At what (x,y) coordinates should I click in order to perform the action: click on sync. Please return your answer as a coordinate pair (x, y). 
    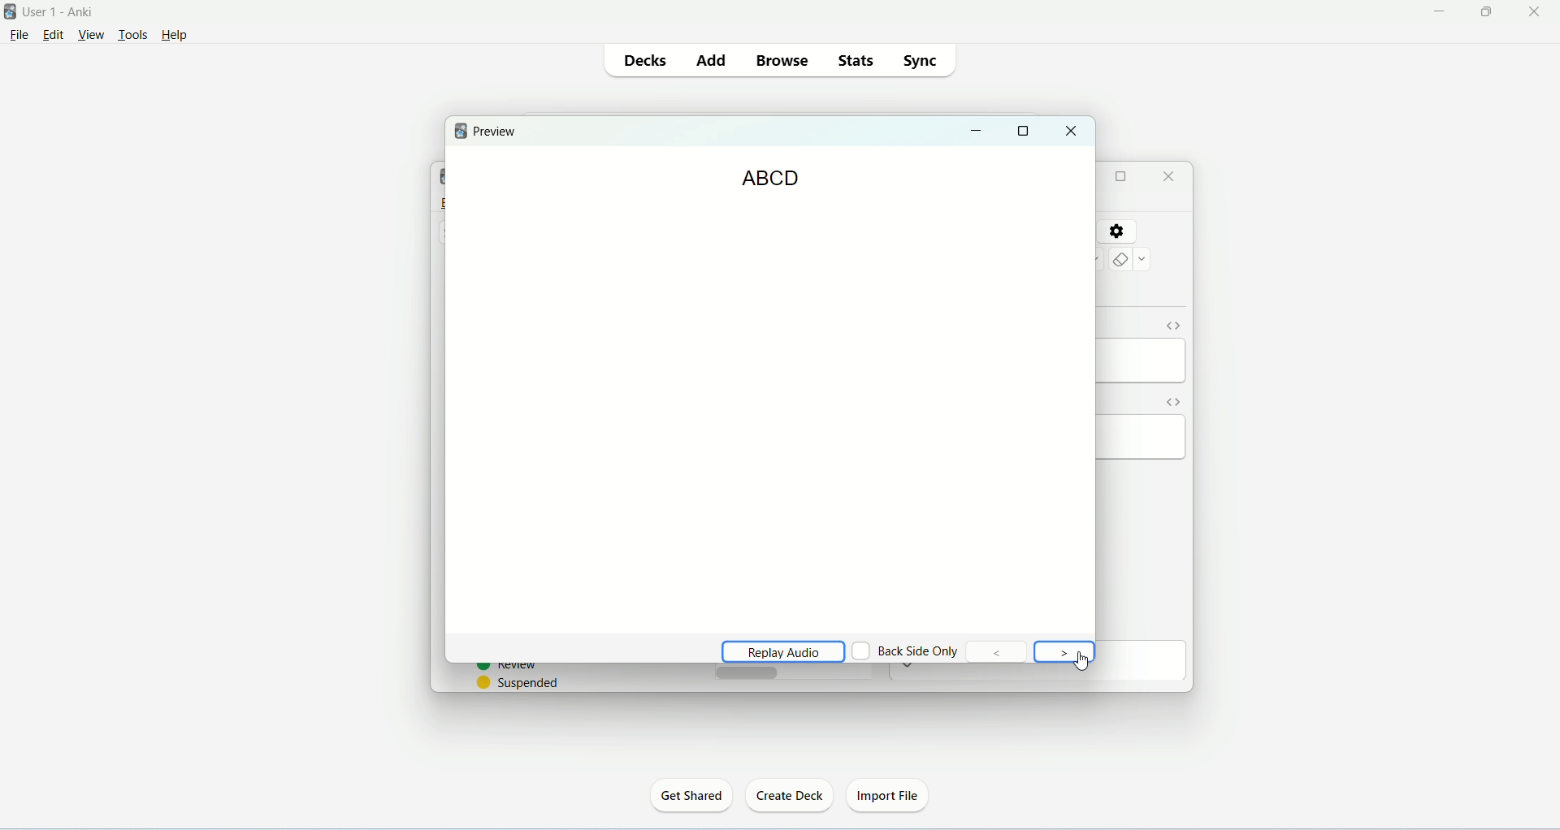
    Looking at the image, I should click on (923, 61).